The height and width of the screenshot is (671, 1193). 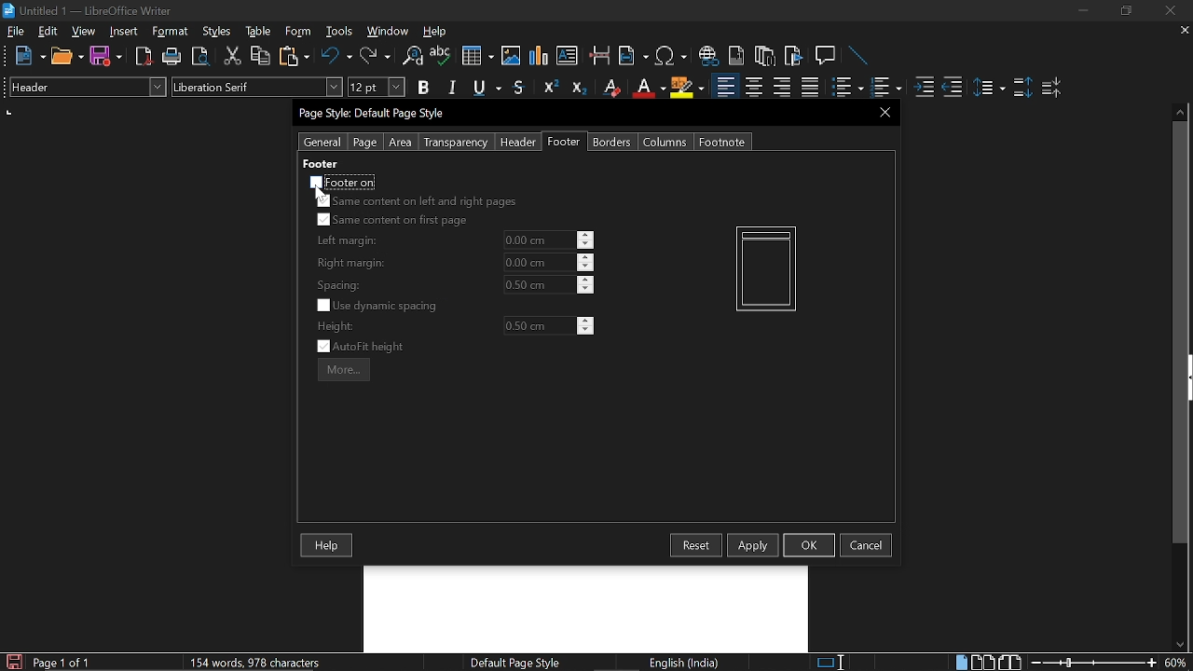 I want to click on Toggle unordered list, so click(x=884, y=88).